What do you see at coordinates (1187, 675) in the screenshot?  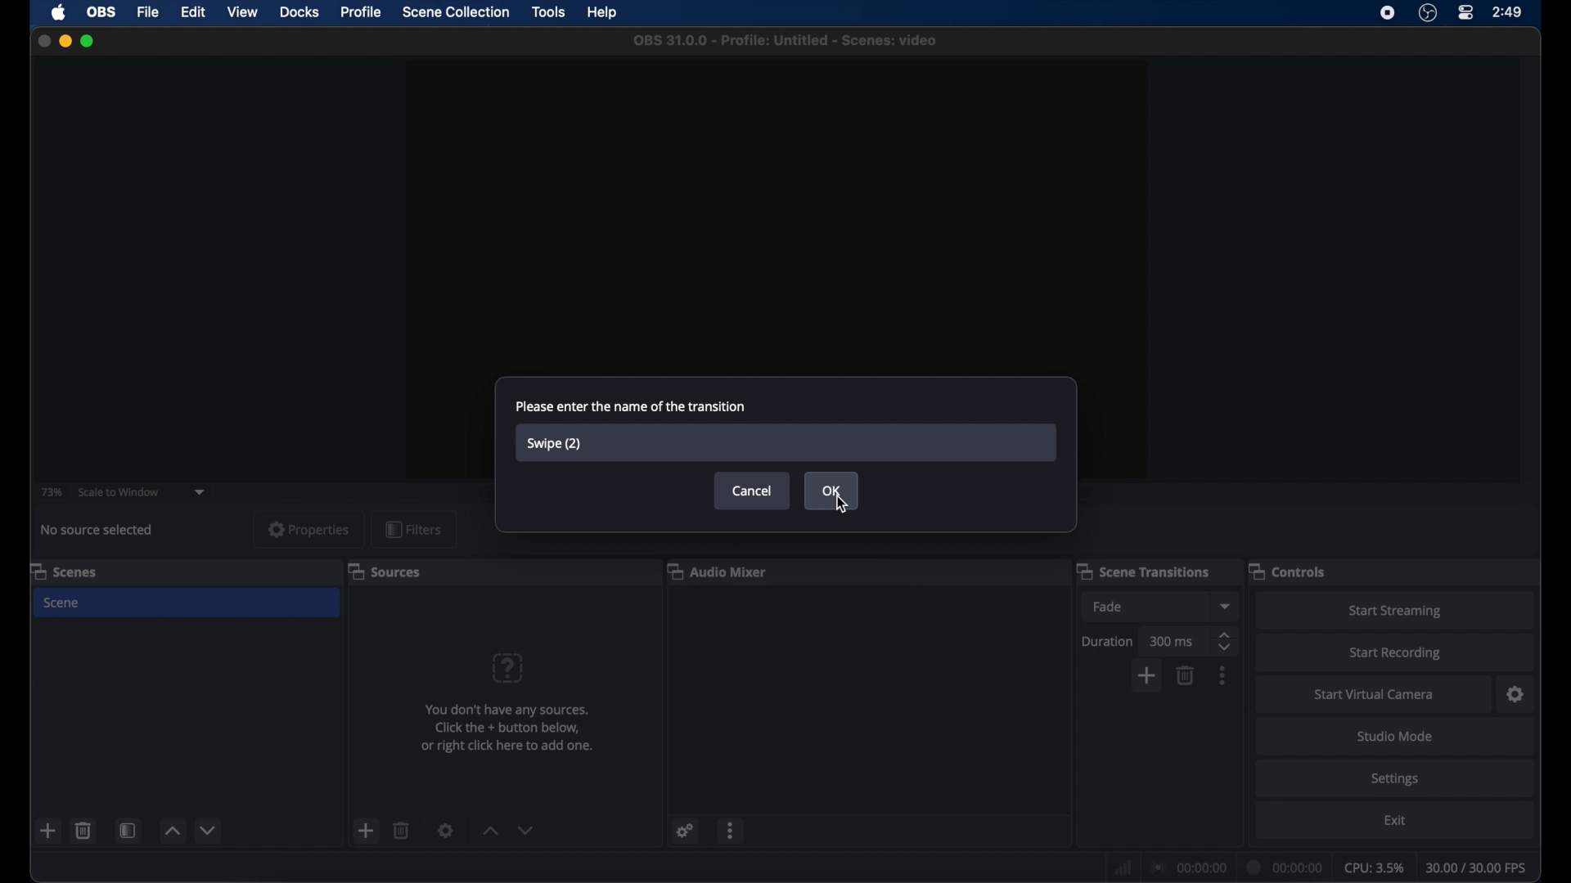 I see `delete` at bounding box center [1187, 675].